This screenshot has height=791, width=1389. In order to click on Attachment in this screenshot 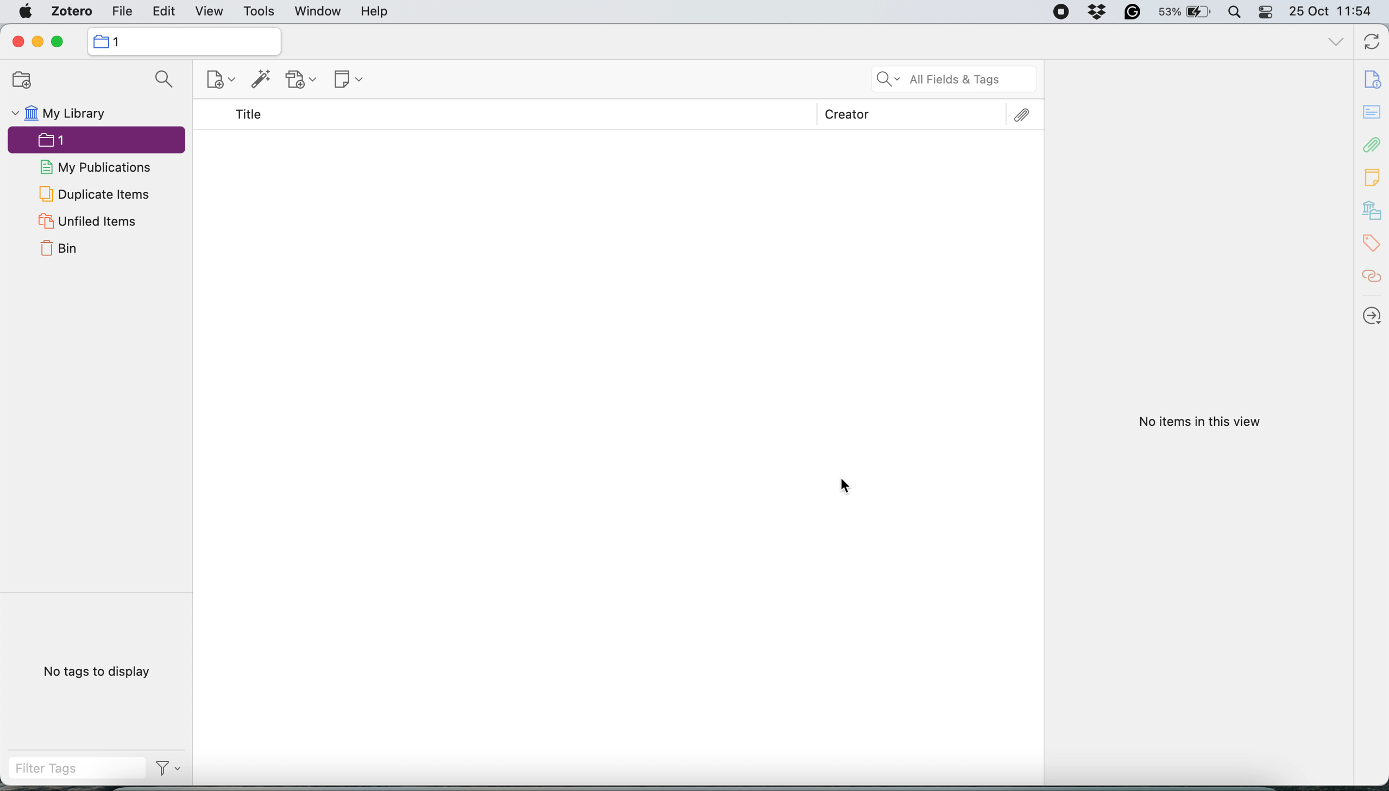, I will do `click(1023, 115)`.